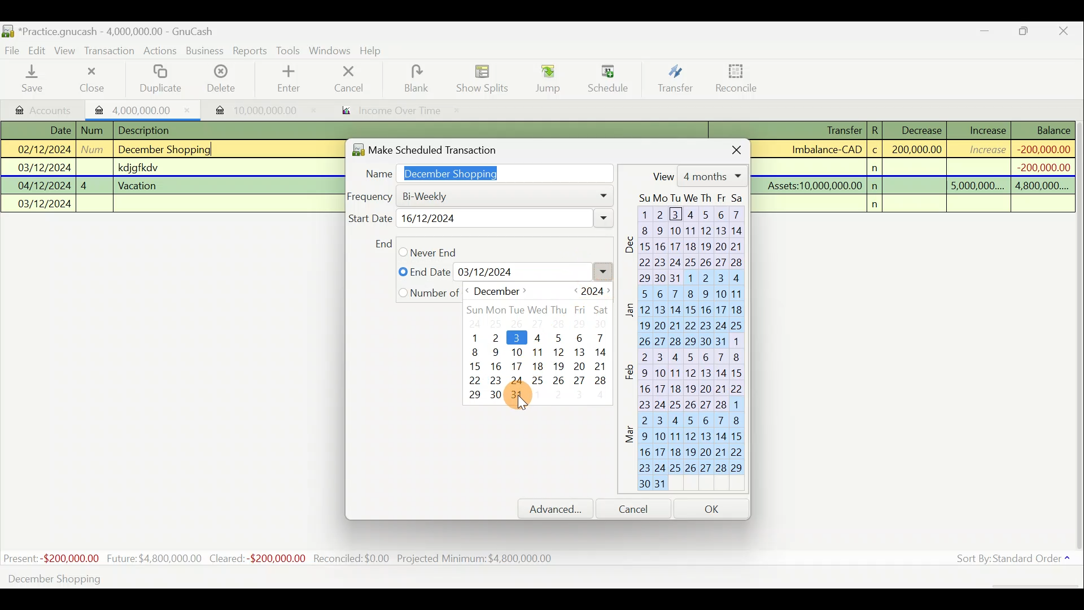  I want to click on Monthly, so click(432, 251).